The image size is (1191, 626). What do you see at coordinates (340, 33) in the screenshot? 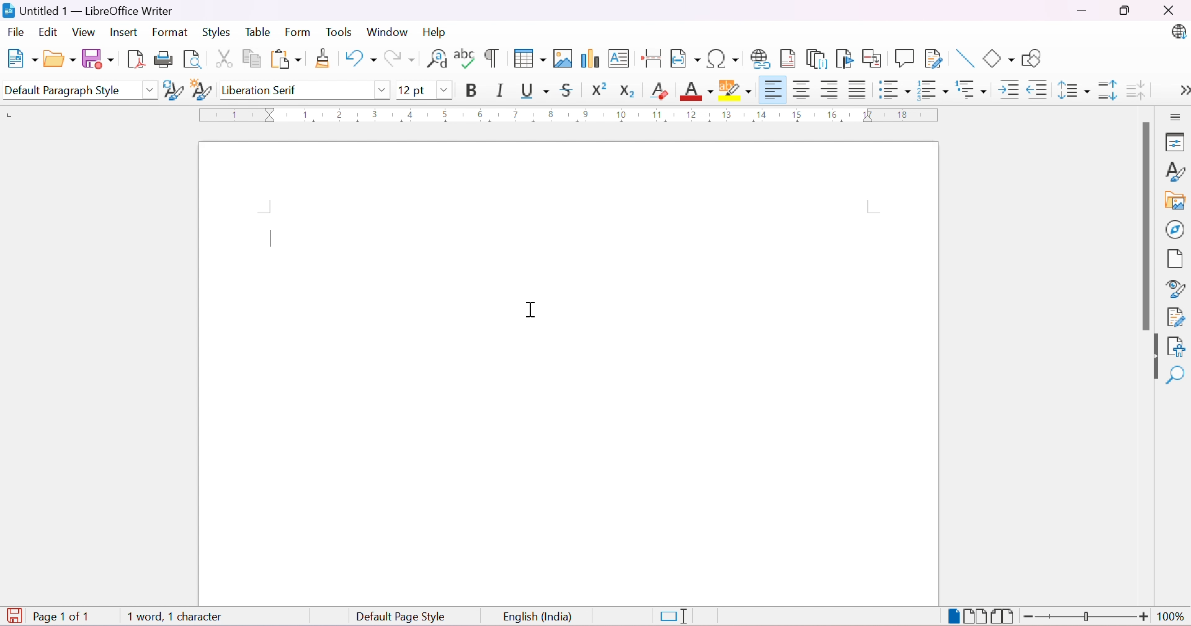
I see `Tools` at bounding box center [340, 33].